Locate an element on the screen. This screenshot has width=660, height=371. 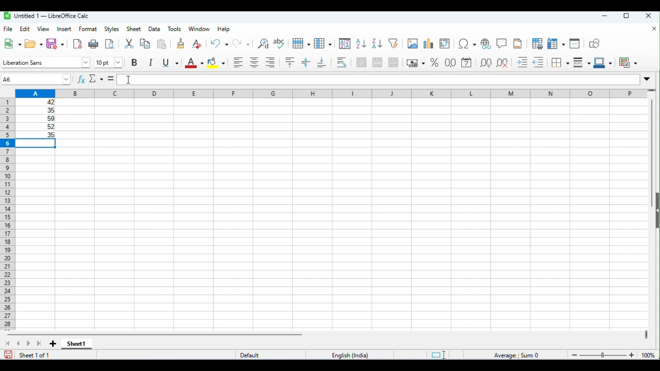
data is located at coordinates (155, 29).